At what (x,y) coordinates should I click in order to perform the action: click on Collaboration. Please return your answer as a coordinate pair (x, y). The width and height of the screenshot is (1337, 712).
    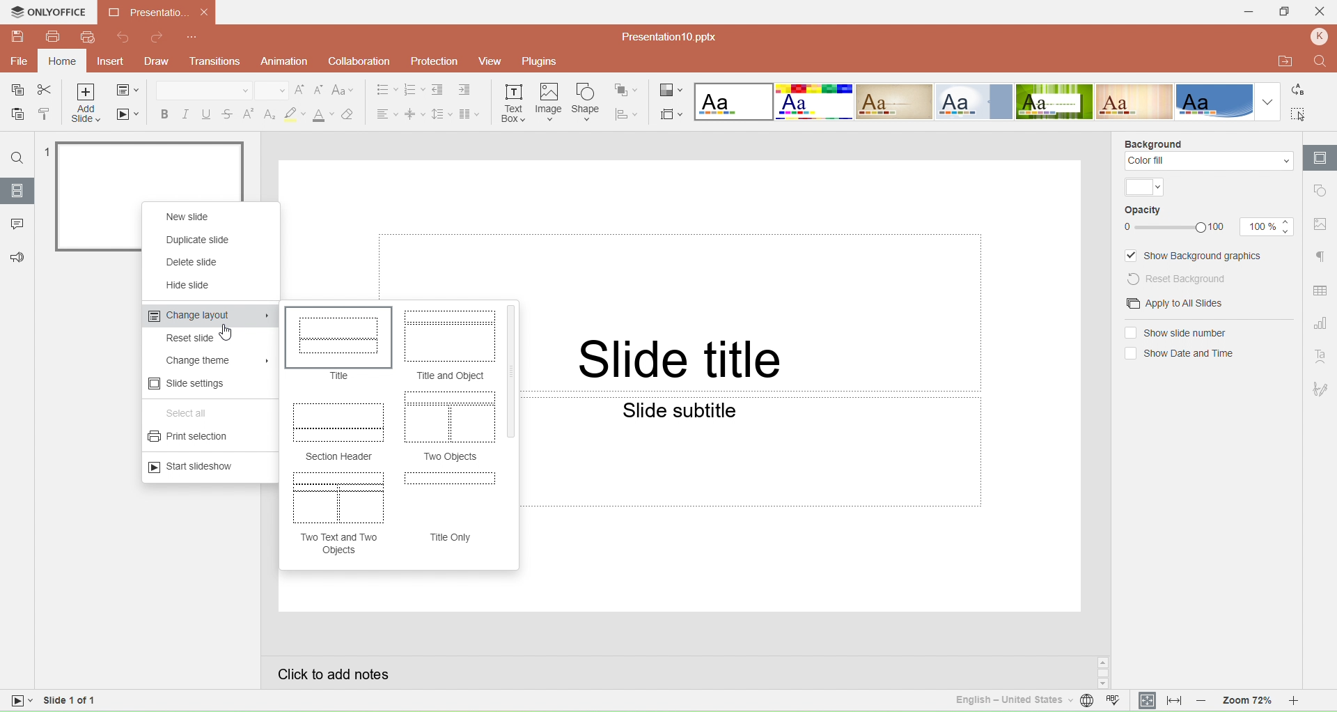
    Looking at the image, I should click on (357, 61).